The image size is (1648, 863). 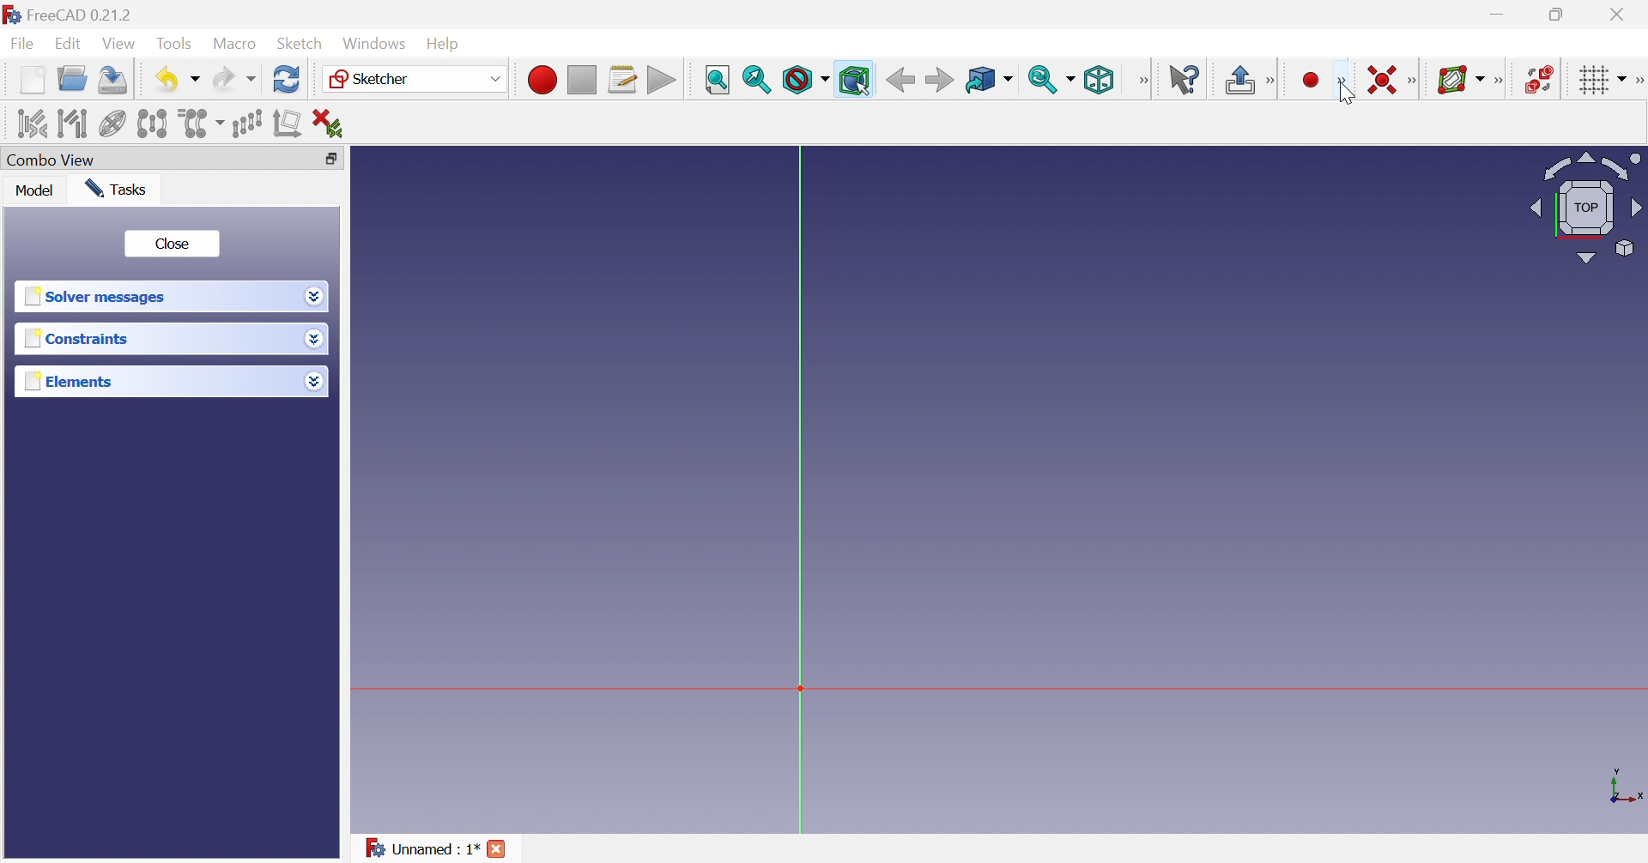 I want to click on Restore down, so click(x=1560, y=14).